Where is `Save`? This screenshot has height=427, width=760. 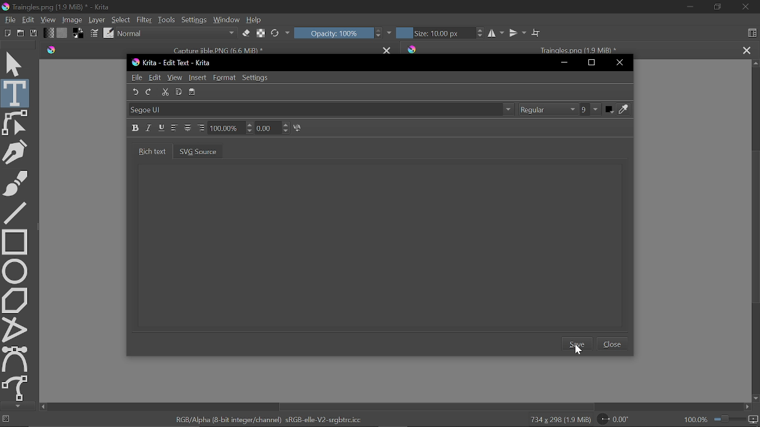 Save is located at coordinates (579, 345).